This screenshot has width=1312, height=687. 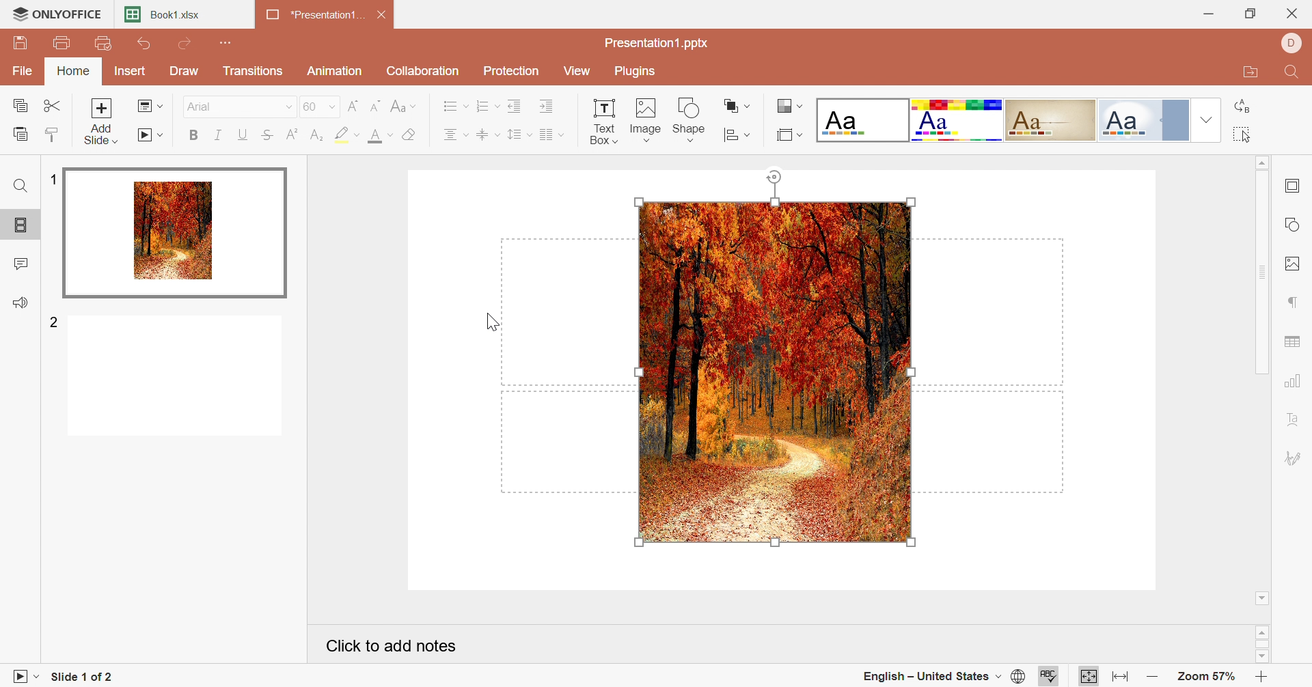 What do you see at coordinates (347, 135) in the screenshot?
I see `Highlight color` at bounding box center [347, 135].